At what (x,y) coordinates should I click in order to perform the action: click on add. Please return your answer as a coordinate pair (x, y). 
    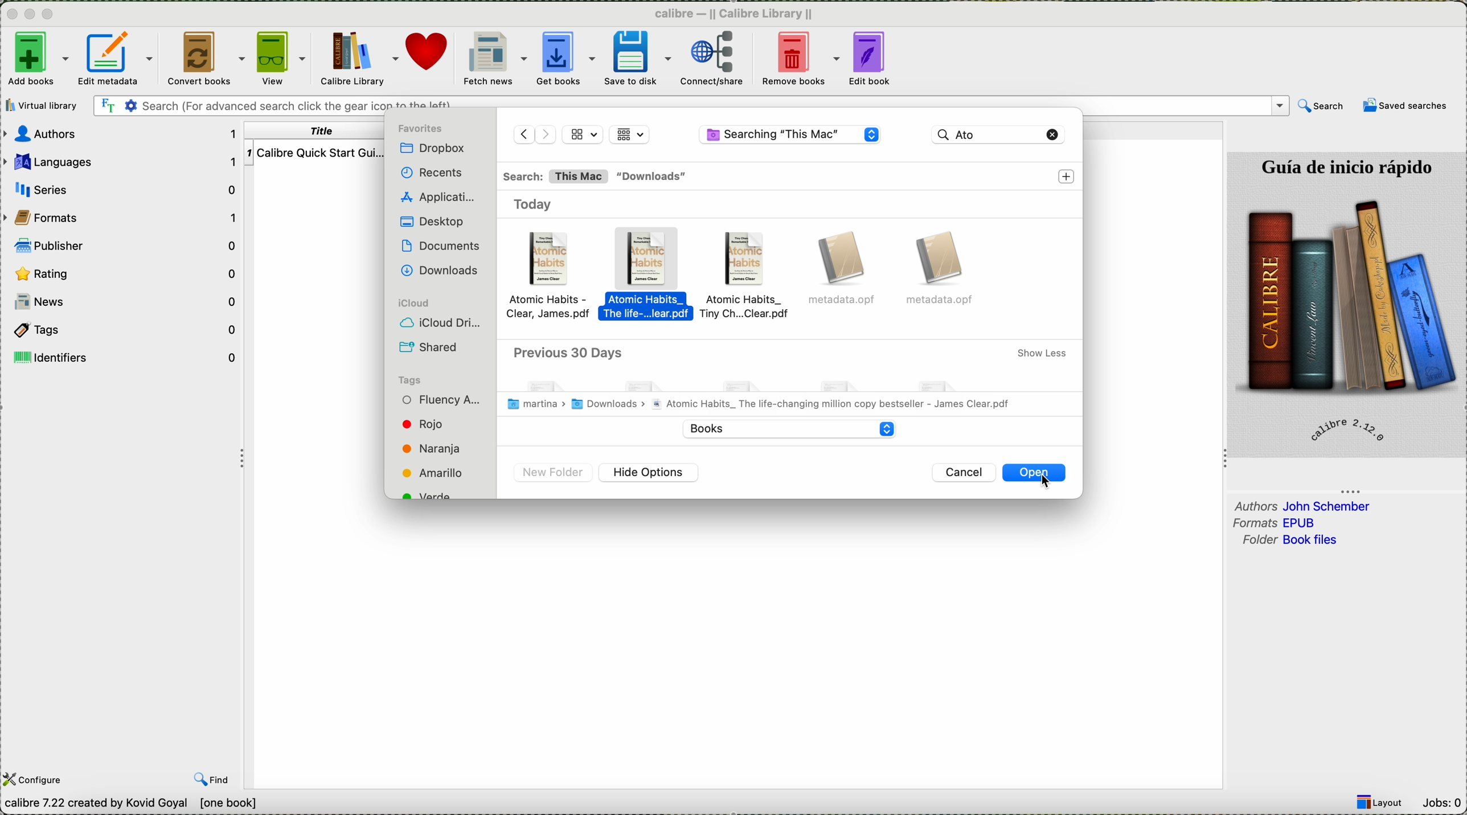
    Looking at the image, I should click on (1068, 177).